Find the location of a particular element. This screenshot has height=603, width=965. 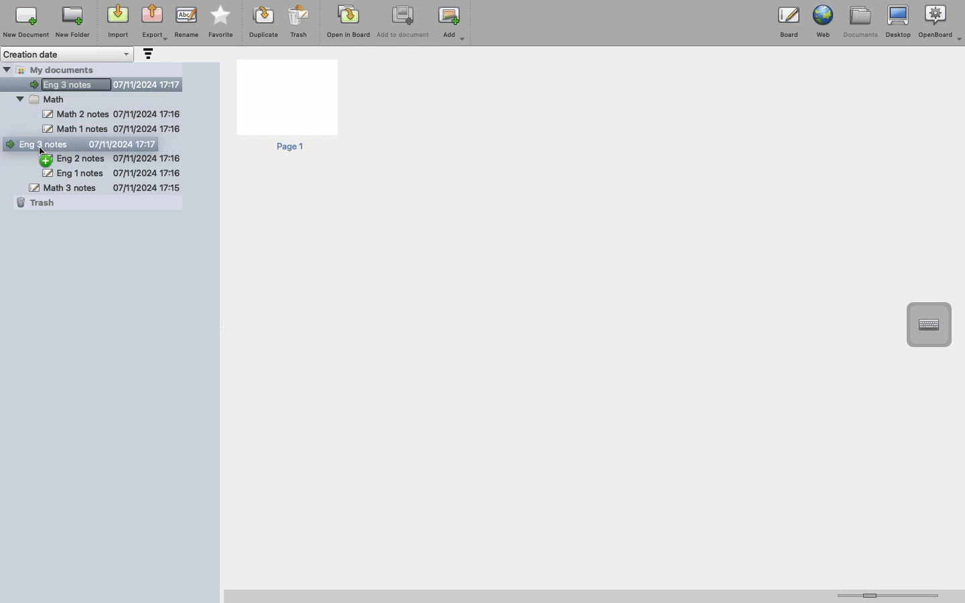

Documents is located at coordinates (860, 22).